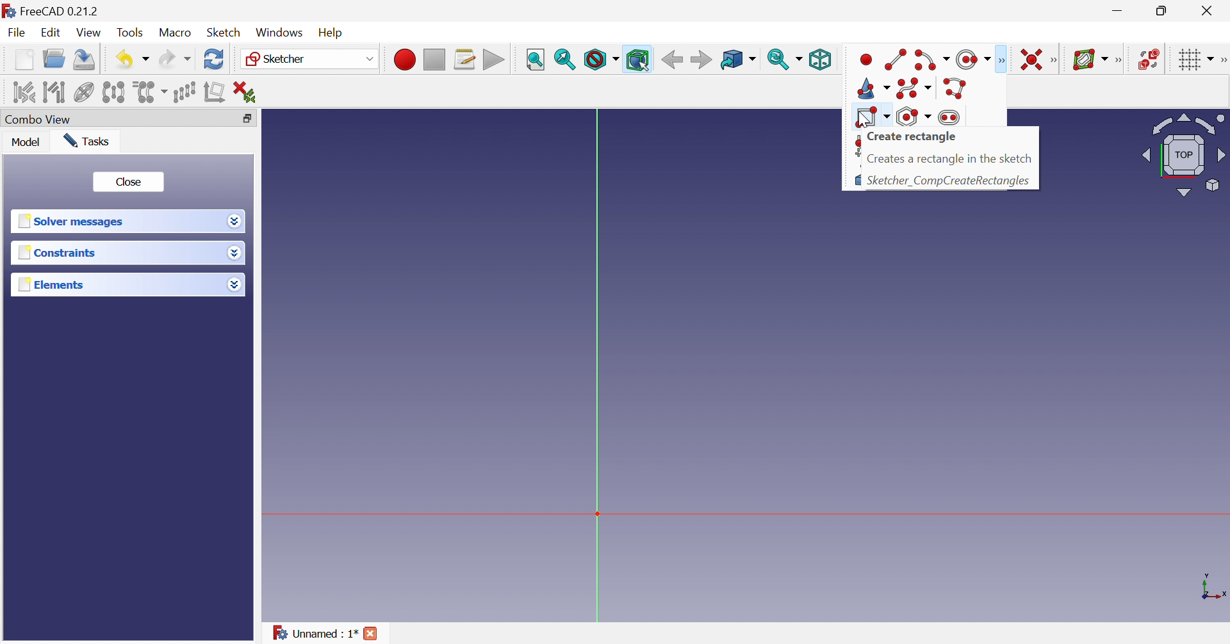  Describe the element at coordinates (1165, 10) in the screenshot. I see `Restore down` at that location.